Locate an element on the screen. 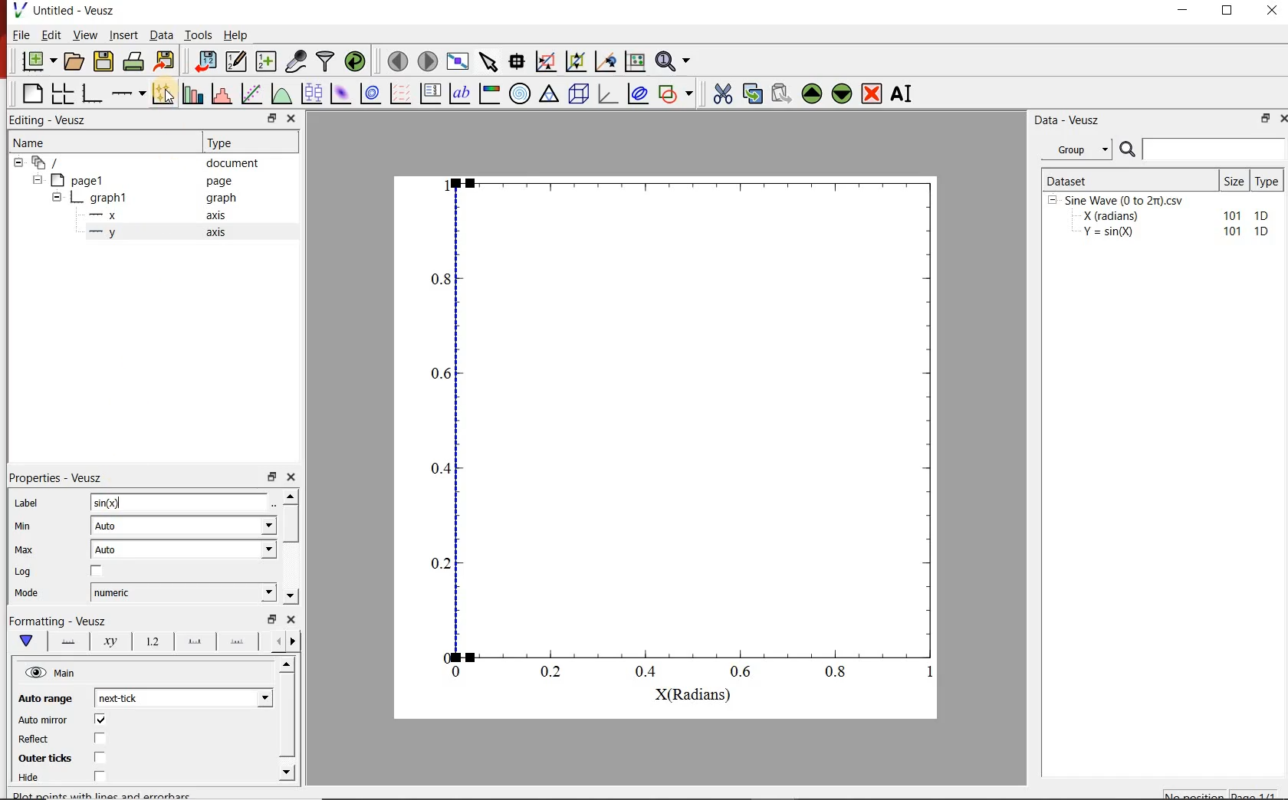 The height and width of the screenshot is (800, 1288). Ternary Graph is located at coordinates (550, 93).